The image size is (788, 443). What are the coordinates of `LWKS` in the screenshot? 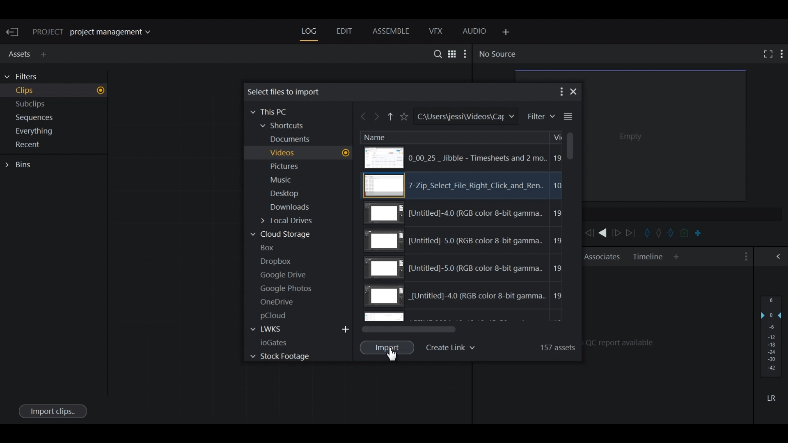 It's located at (273, 329).